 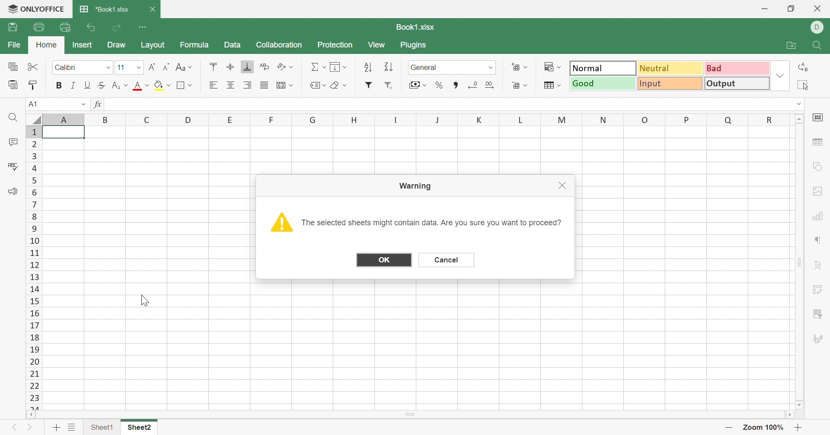 What do you see at coordinates (264, 66) in the screenshot?
I see `Wrap Text` at bounding box center [264, 66].